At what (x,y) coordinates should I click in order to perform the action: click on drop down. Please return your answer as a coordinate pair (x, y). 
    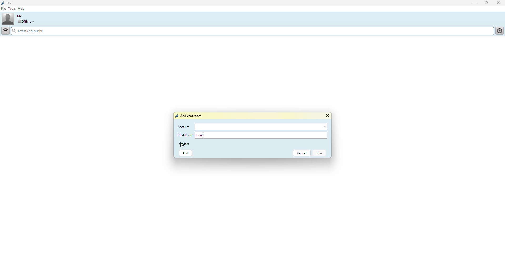
    Looking at the image, I should click on (34, 22).